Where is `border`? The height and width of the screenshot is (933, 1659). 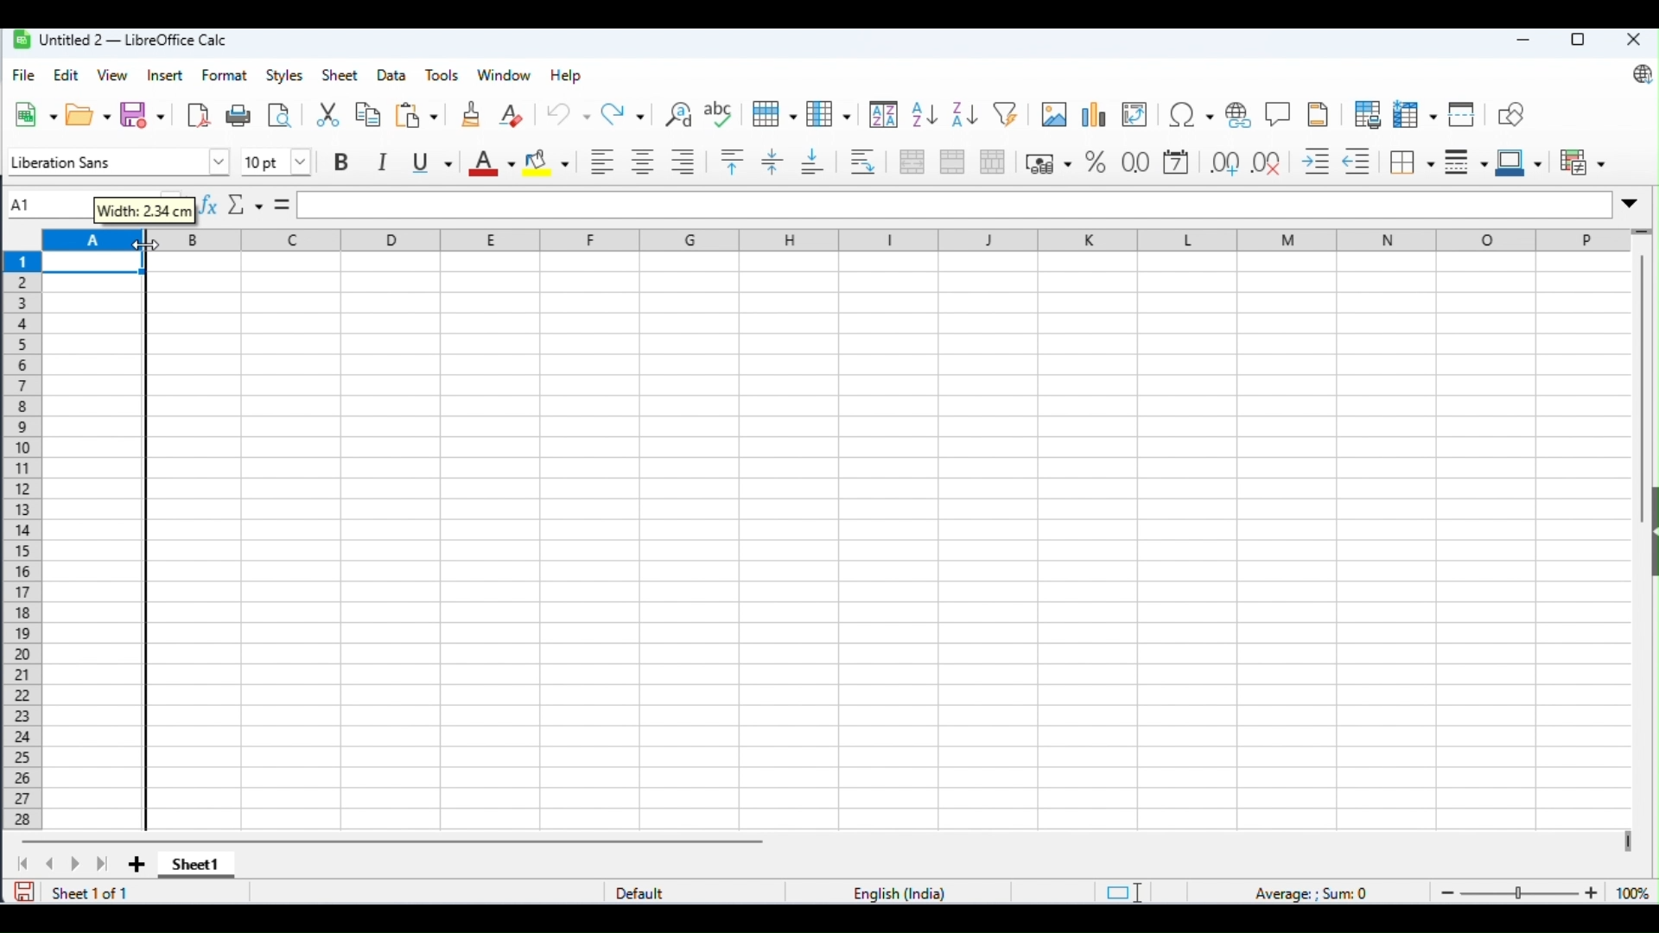 border is located at coordinates (1414, 162).